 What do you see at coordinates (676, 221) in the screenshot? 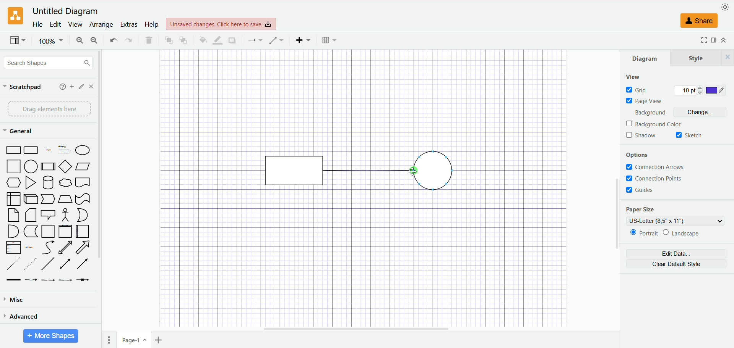
I see `US-letter` at bounding box center [676, 221].